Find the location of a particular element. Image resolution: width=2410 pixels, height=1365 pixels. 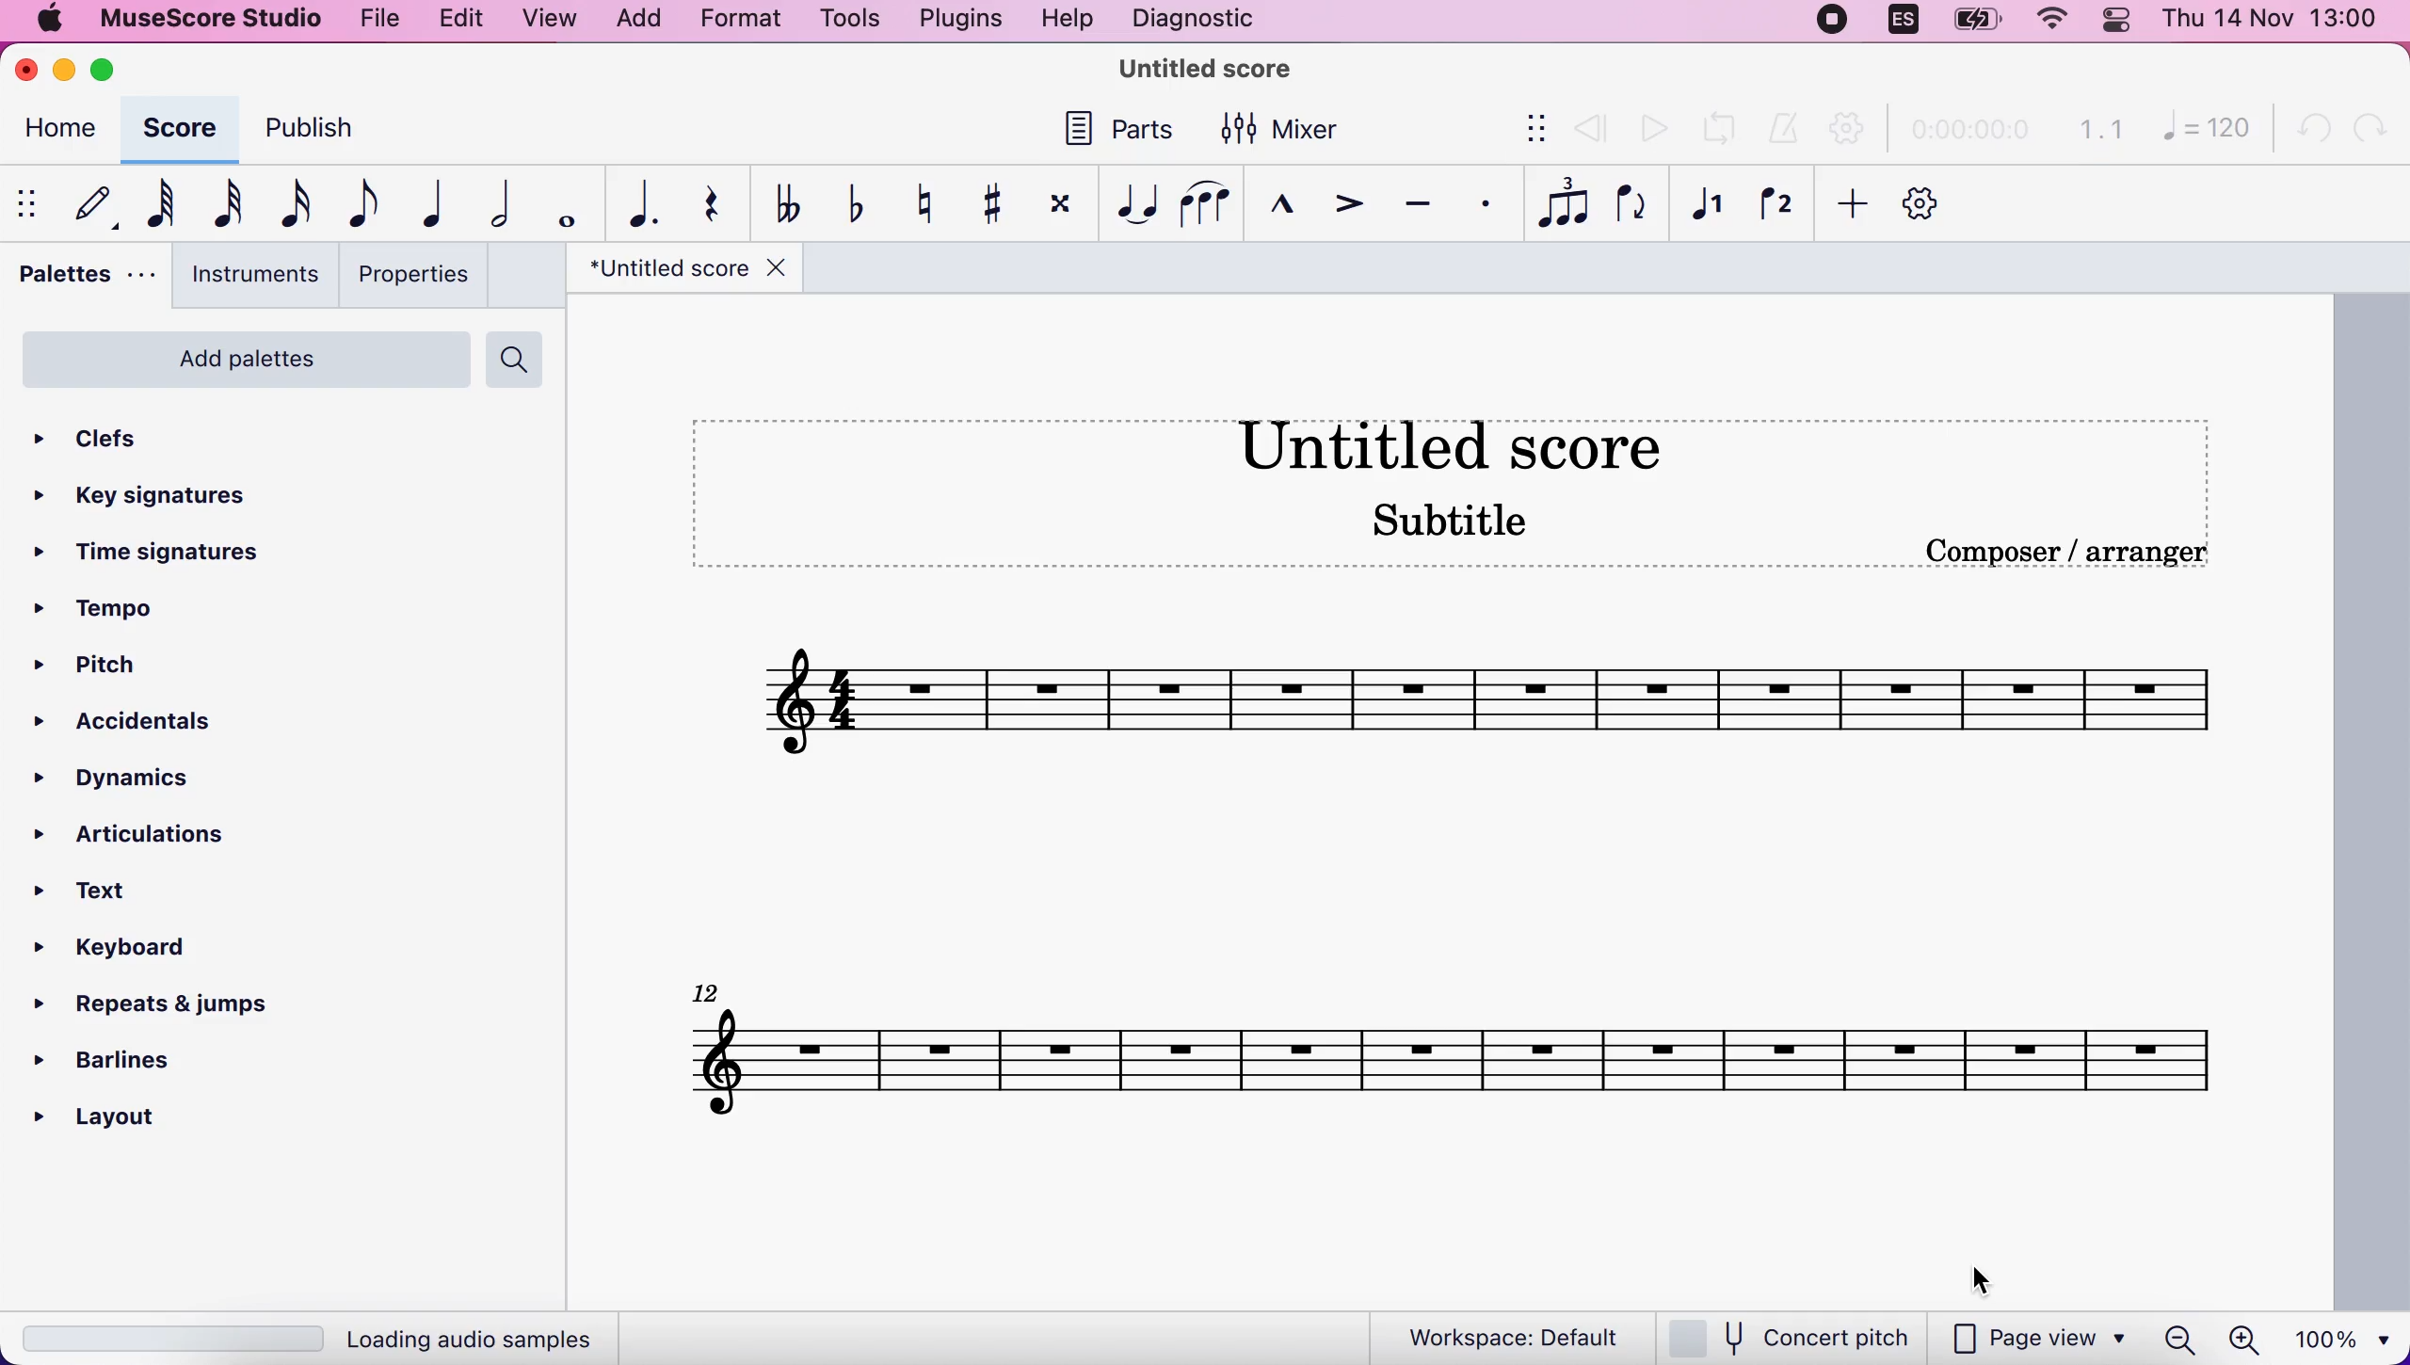

articulations is located at coordinates (133, 839).